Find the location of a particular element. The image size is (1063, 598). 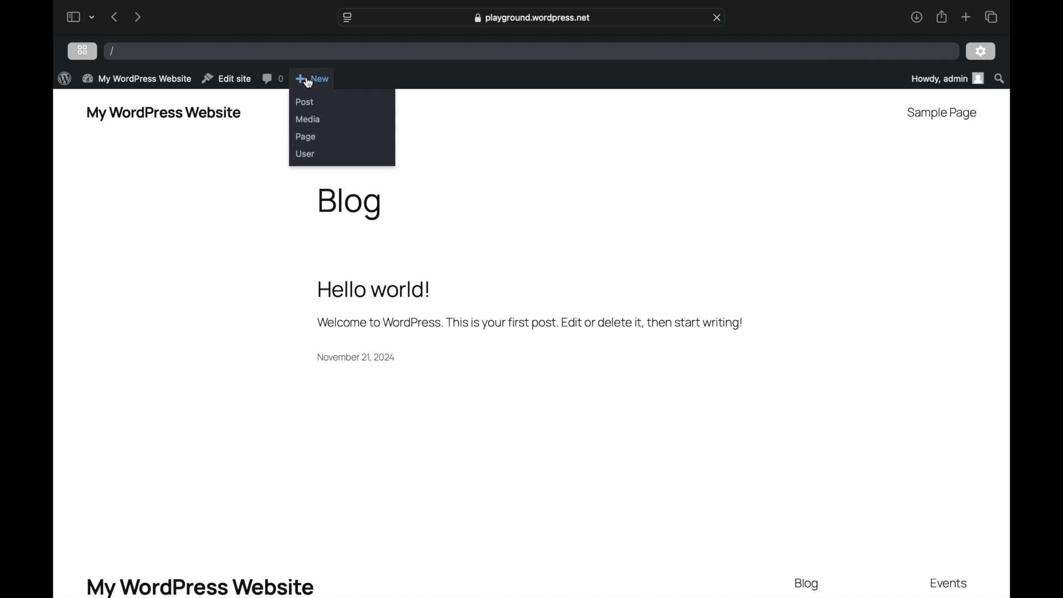

previous page is located at coordinates (114, 16).